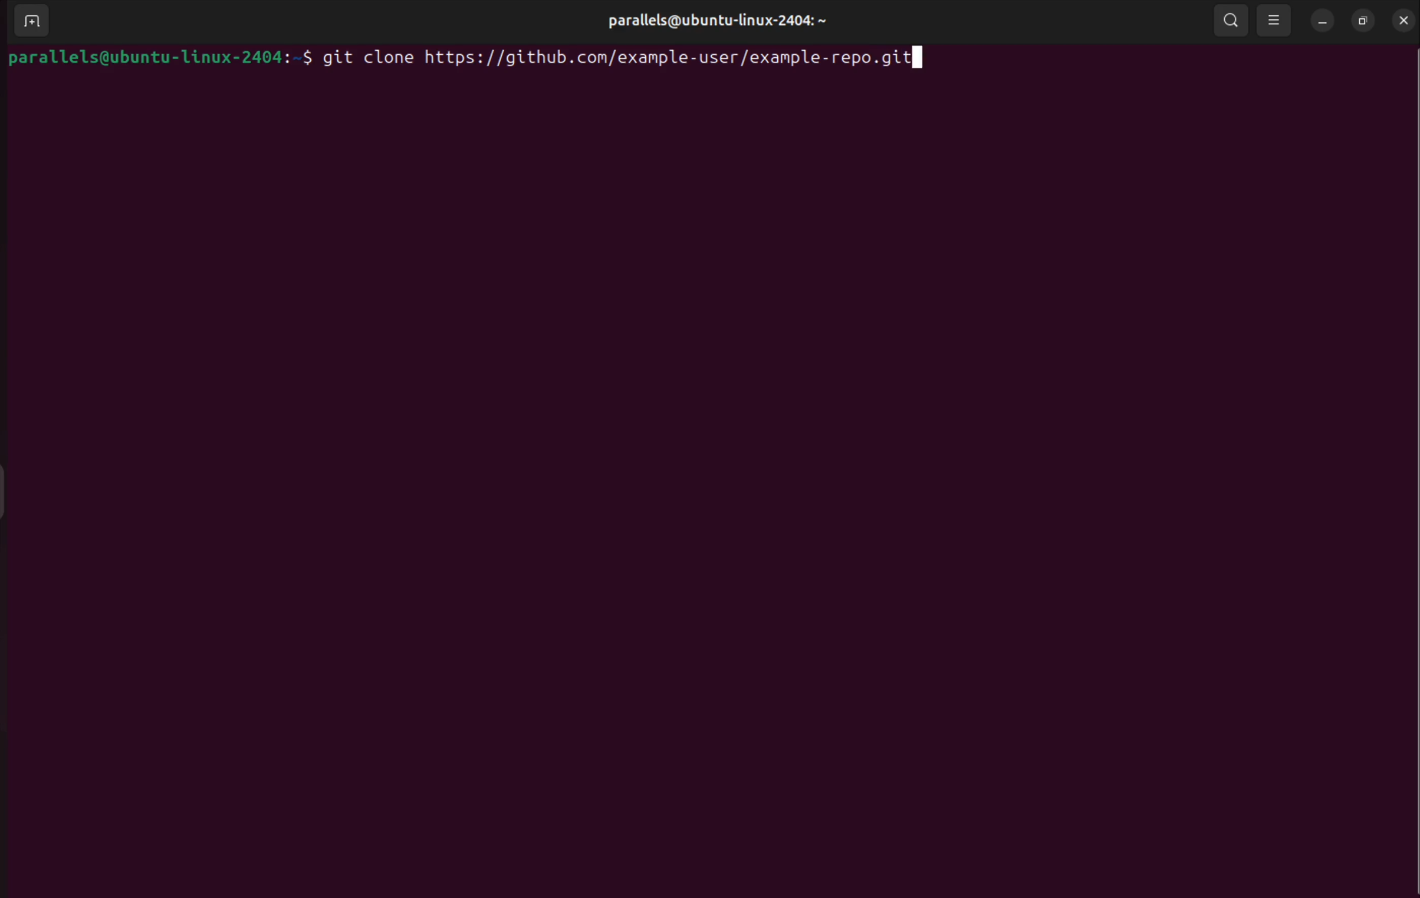 The height and width of the screenshot is (898, 1420). What do you see at coordinates (1320, 23) in the screenshot?
I see `minimum` at bounding box center [1320, 23].